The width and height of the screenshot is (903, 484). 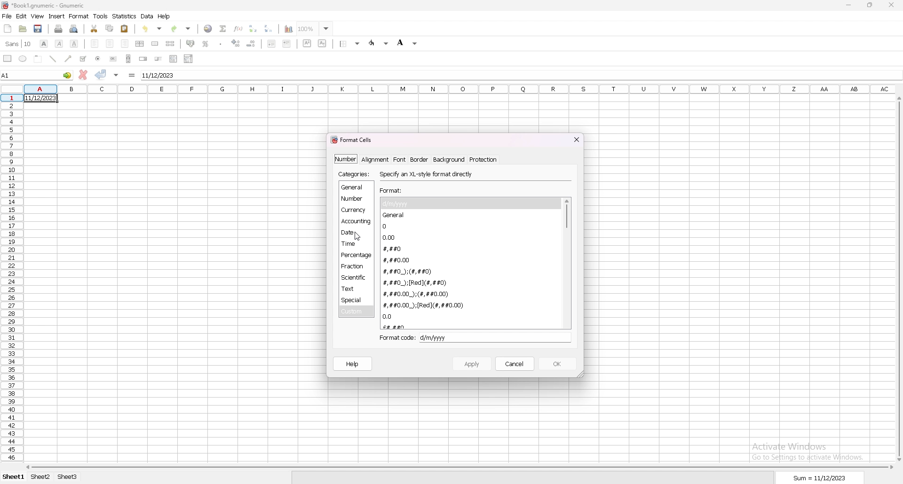 I want to click on scientific, so click(x=355, y=278).